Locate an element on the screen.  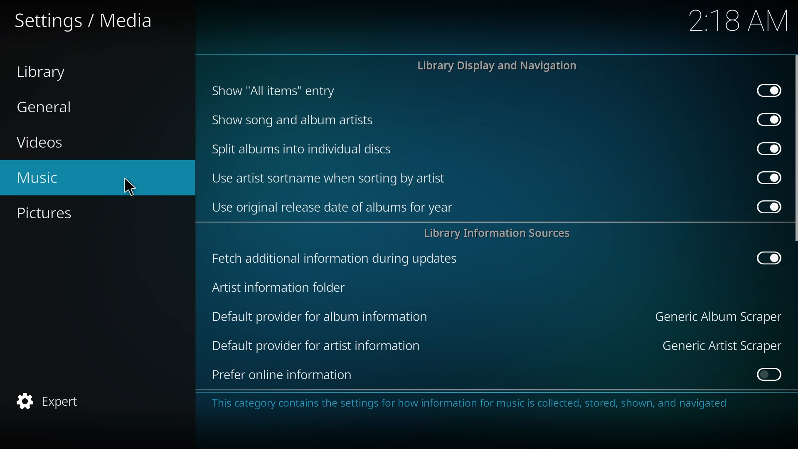
library is located at coordinates (46, 72).